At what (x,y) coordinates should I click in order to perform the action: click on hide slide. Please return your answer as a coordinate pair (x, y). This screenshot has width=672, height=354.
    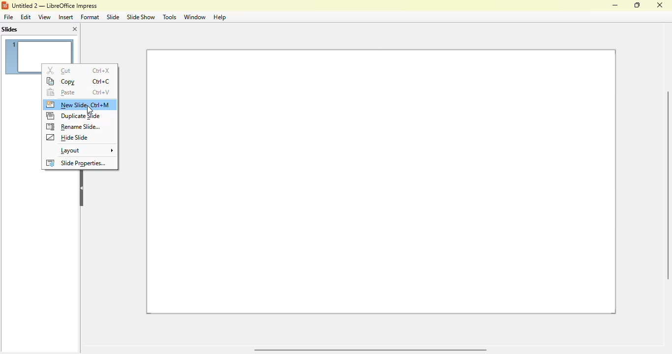
    Looking at the image, I should click on (68, 137).